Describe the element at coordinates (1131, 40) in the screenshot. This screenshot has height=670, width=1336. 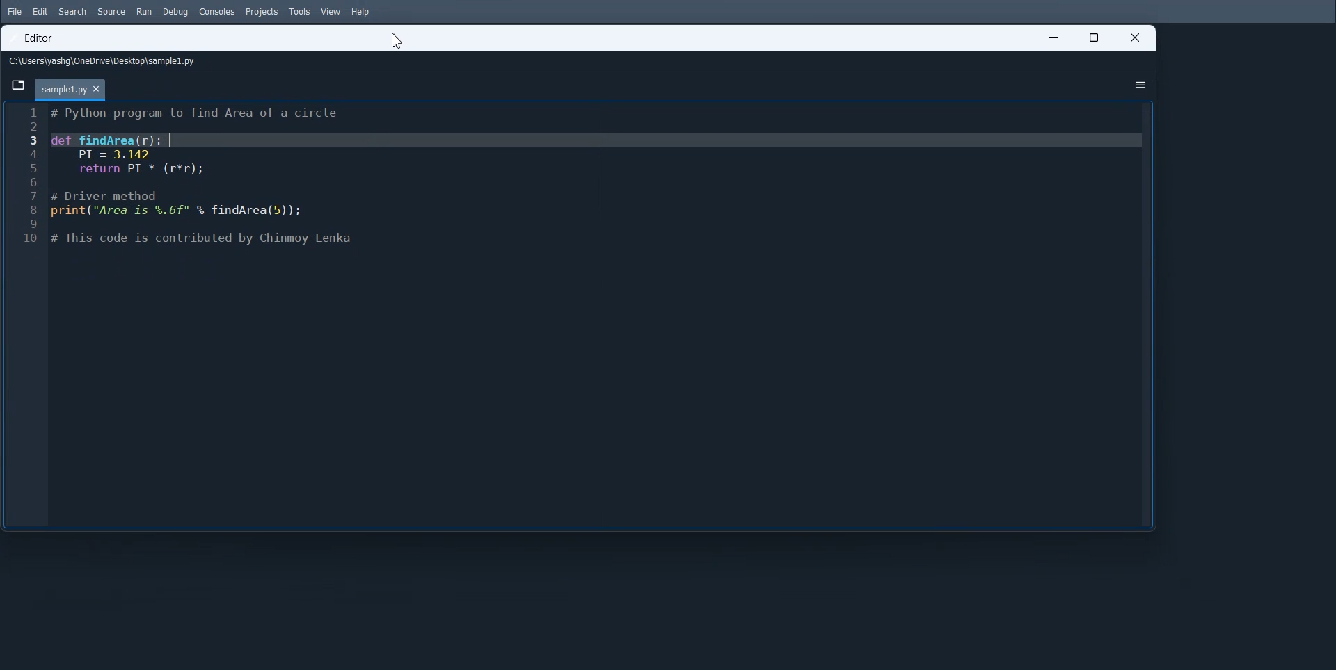
I see `Close` at that location.